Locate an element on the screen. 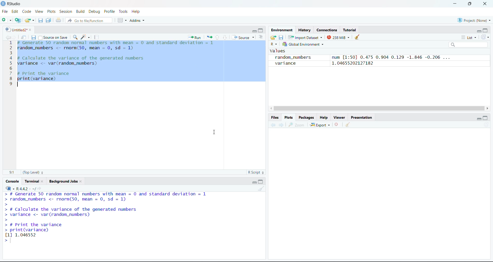  clear is located at coordinates (261, 188).